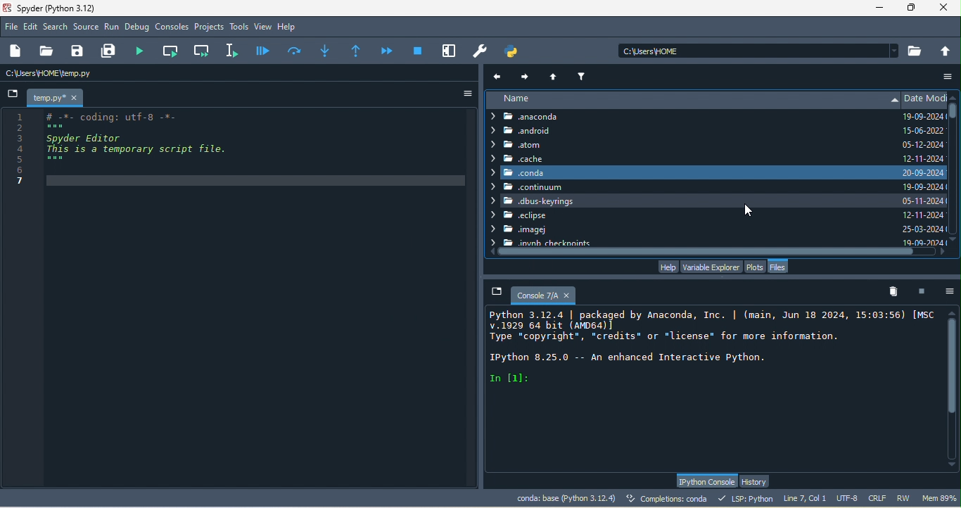 This screenshot has width=961, height=508. What do you see at coordinates (526, 172) in the screenshot?
I see `conda` at bounding box center [526, 172].